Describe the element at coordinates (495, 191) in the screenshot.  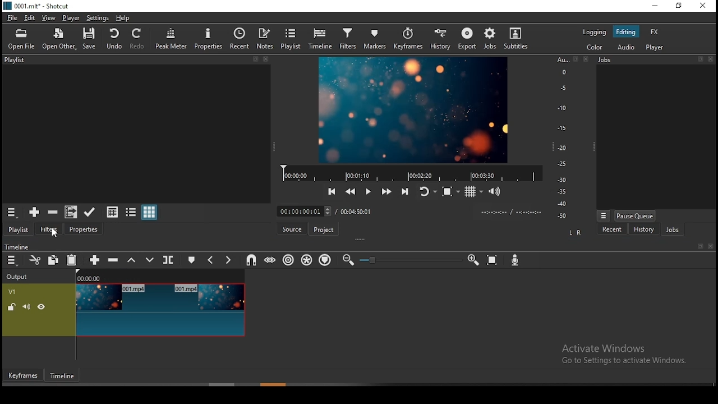
I see `volume control` at that location.